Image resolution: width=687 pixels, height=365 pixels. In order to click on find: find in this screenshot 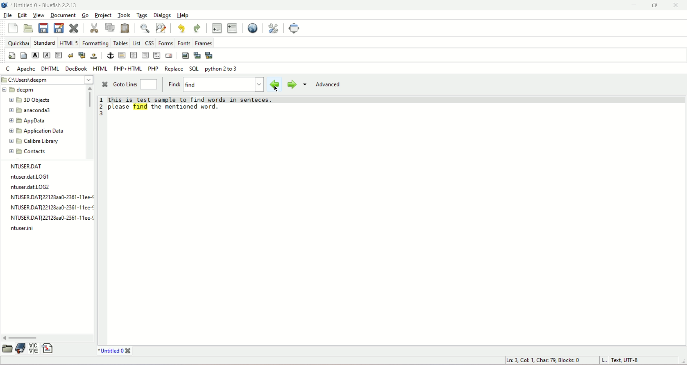, I will do `click(215, 84)`.